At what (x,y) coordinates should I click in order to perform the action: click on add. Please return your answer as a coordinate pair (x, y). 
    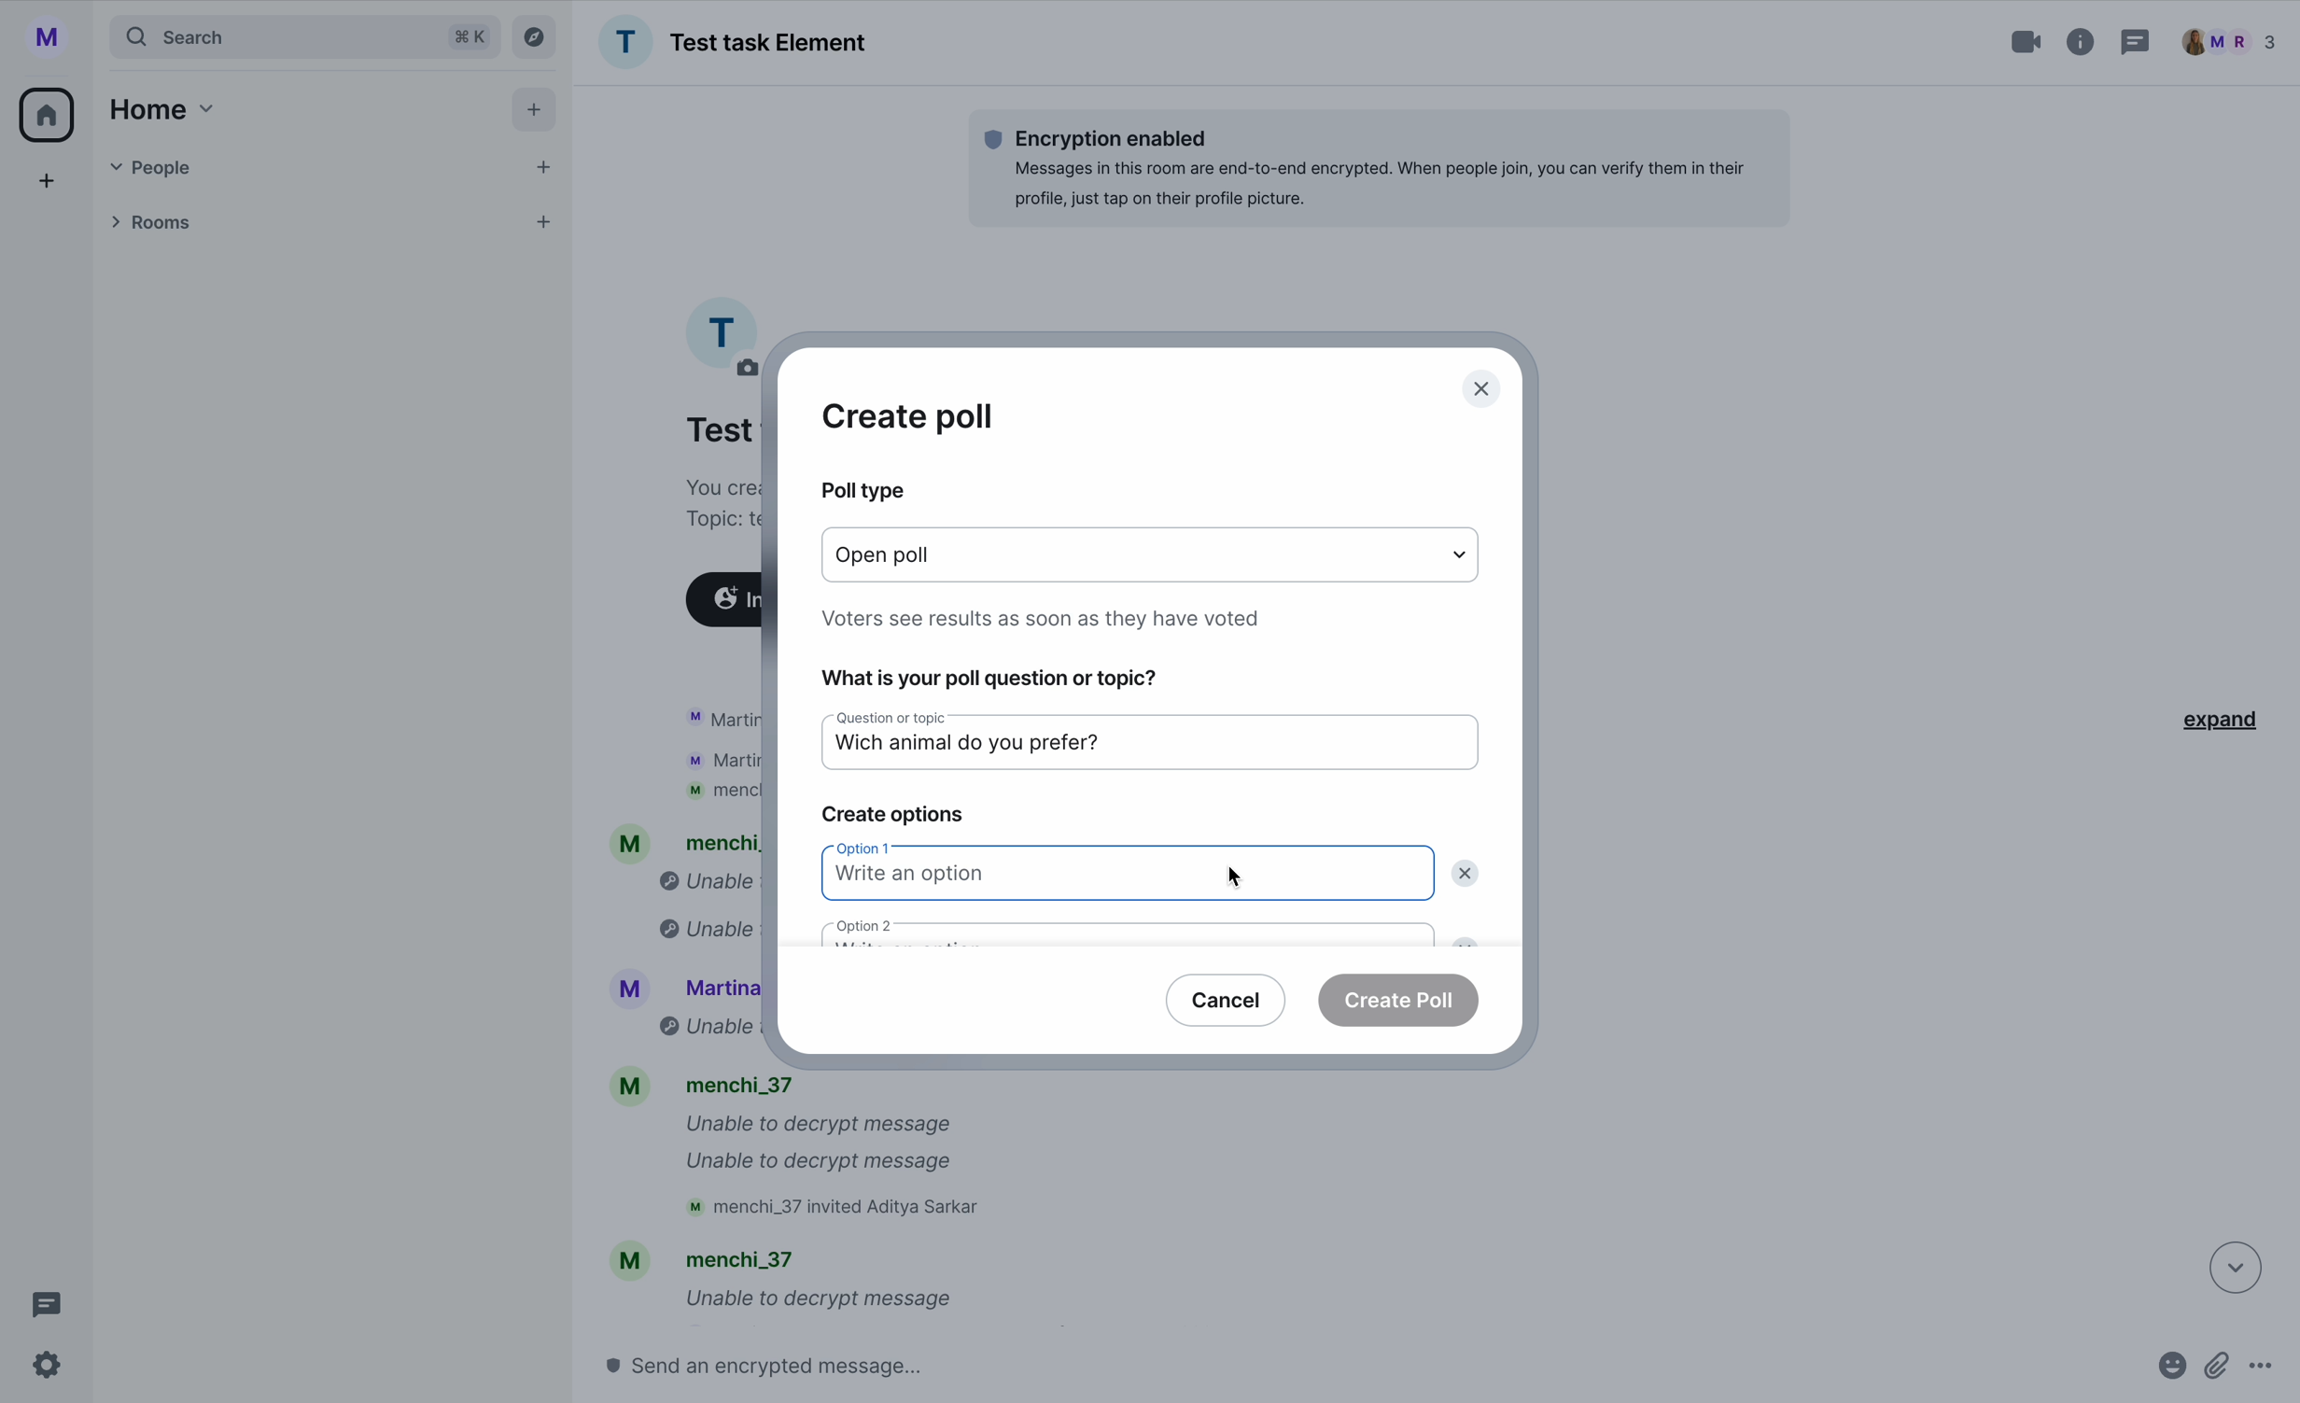
    Looking at the image, I should click on (49, 186).